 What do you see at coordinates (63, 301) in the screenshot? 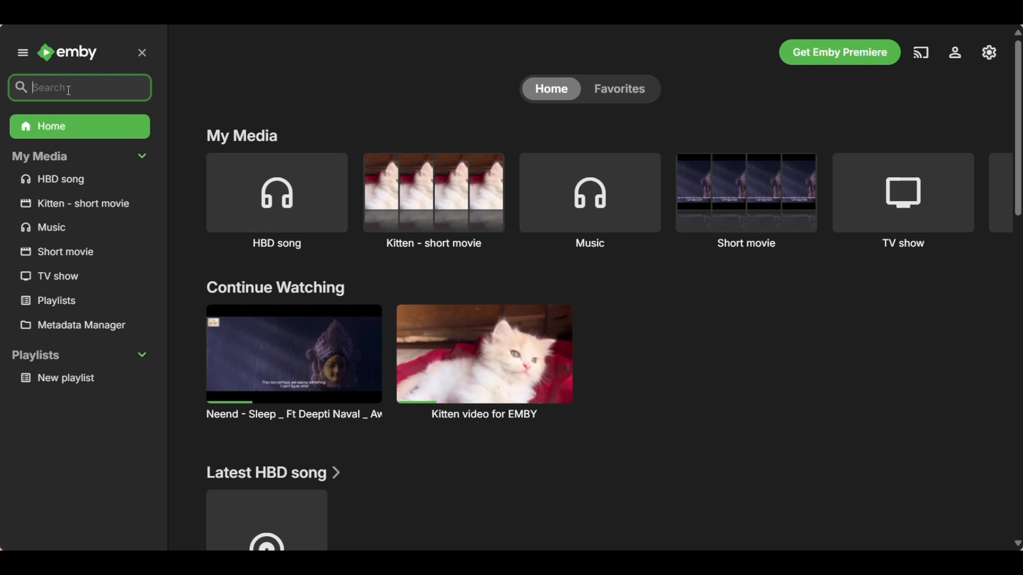
I see `` at bounding box center [63, 301].